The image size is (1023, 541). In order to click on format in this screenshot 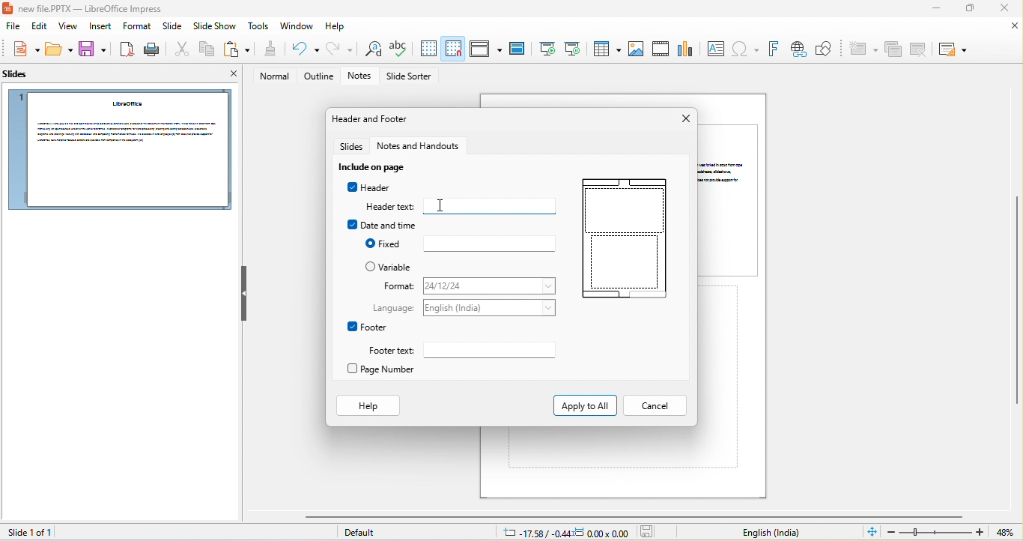, I will do `click(136, 26)`.